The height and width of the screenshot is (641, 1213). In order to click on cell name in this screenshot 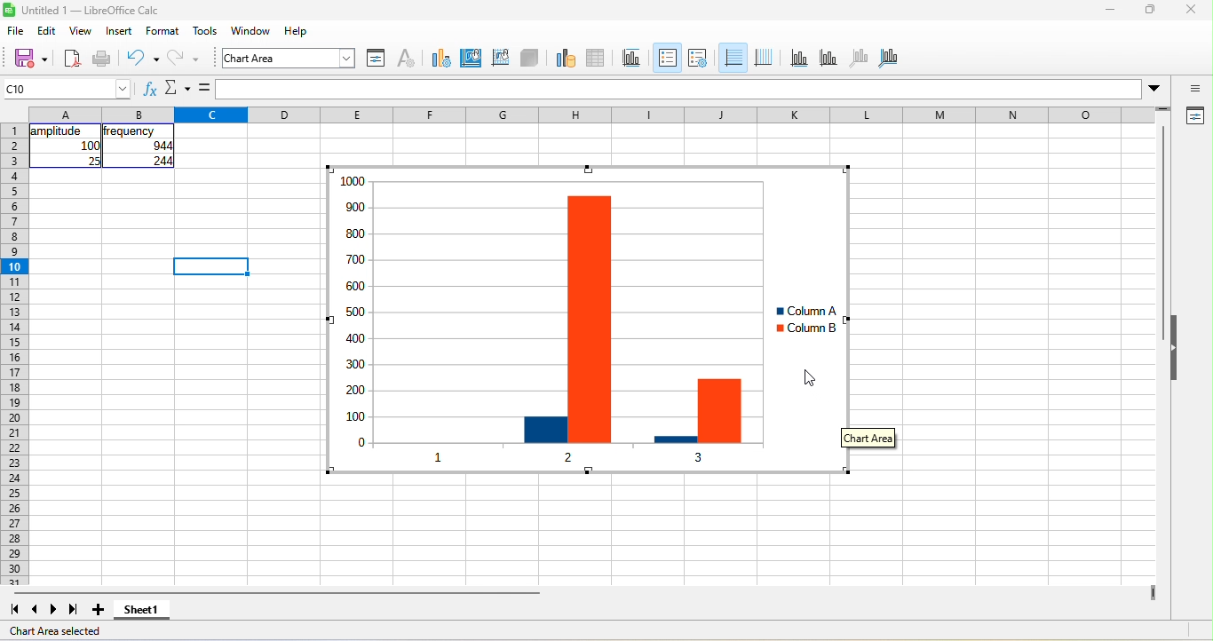, I will do `click(66, 89)`.